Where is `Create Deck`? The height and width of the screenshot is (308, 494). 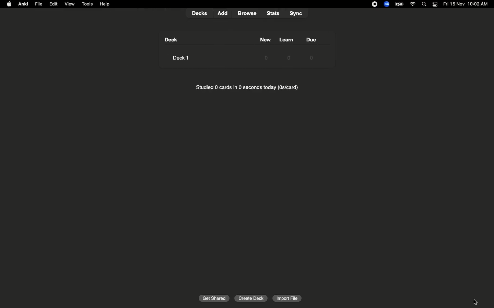
Create Deck is located at coordinates (252, 298).